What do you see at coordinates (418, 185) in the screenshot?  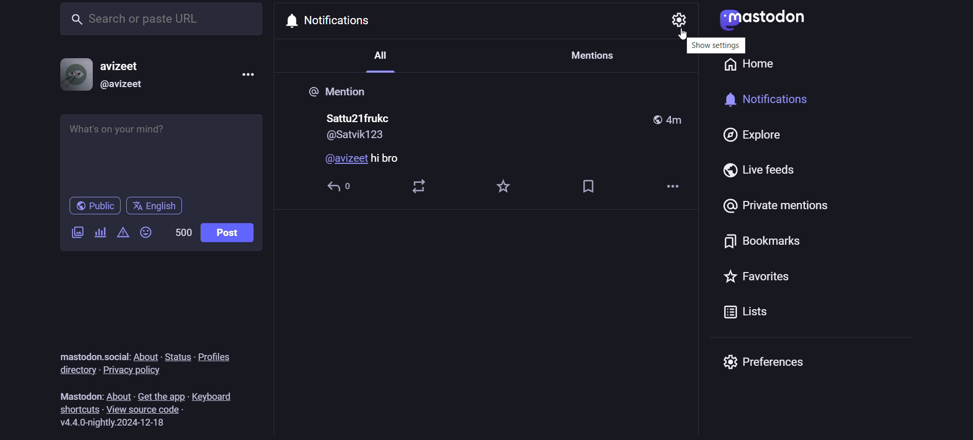 I see `boost` at bounding box center [418, 185].